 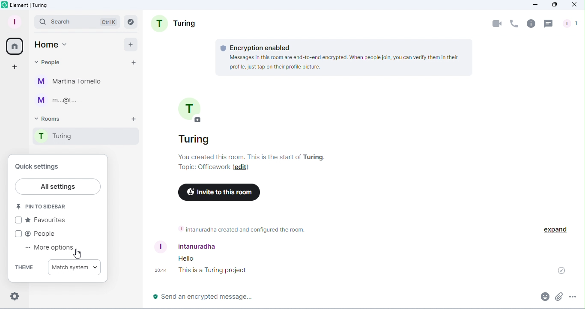 I want to click on Martina Tornello, so click(x=70, y=83).